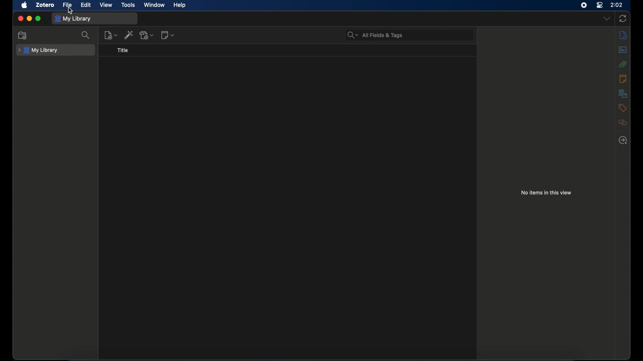 This screenshot has height=361, width=643. What do you see at coordinates (155, 5) in the screenshot?
I see `window` at bounding box center [155, 5].